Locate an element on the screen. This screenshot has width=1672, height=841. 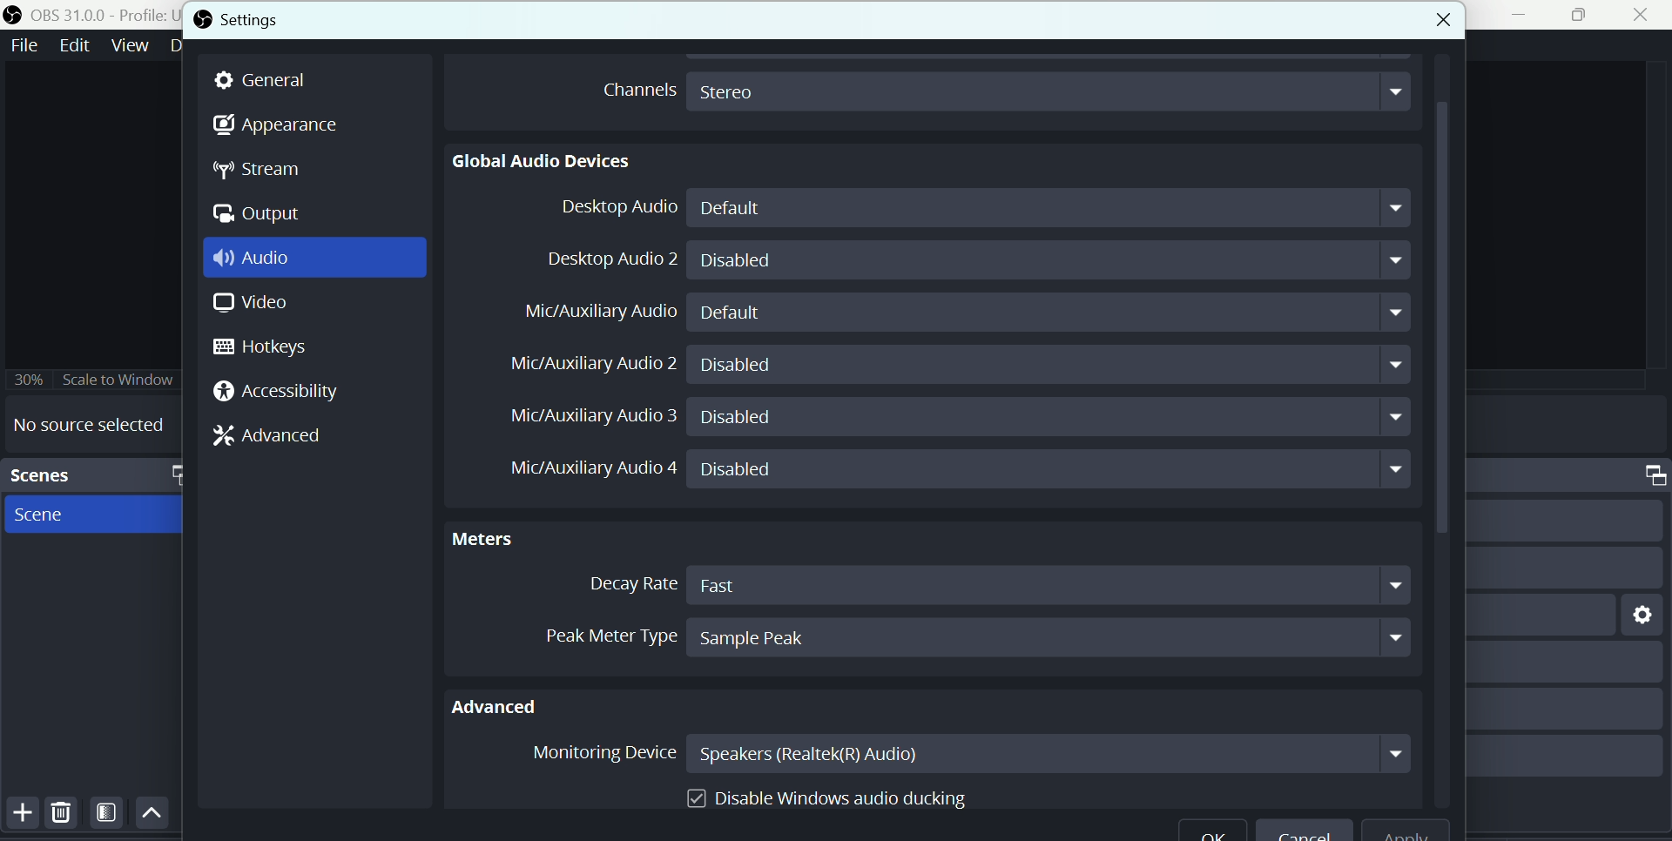
 is located at coordinates (19, 814).